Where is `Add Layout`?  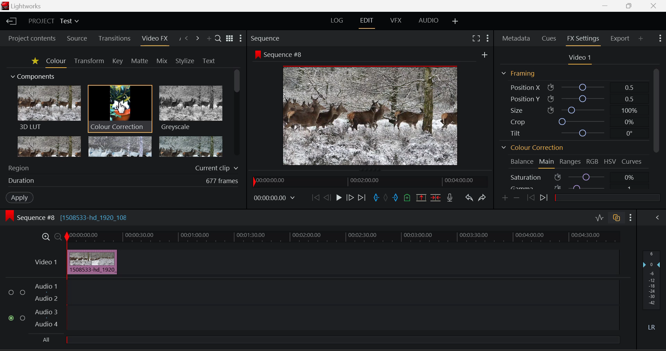
Add Layout is located at coordinates (455, 20).